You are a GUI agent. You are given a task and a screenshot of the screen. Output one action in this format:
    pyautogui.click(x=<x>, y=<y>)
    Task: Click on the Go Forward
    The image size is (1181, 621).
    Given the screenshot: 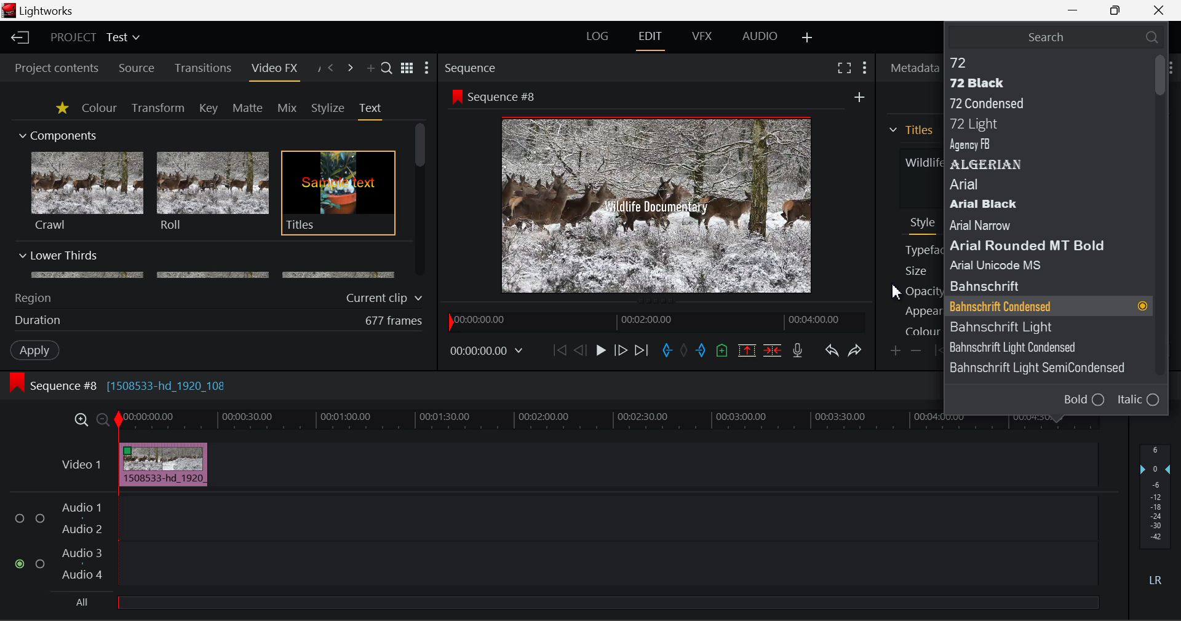 What is the action you would take?
    pyautogui.click(x=620, y=351)
    